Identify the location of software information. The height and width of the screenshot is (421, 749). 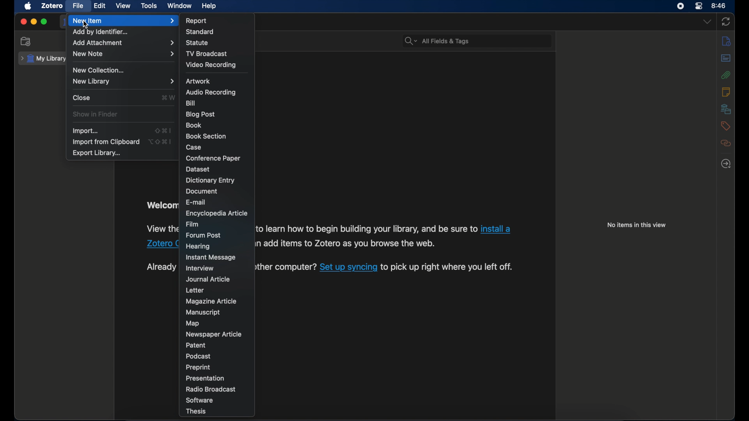
(286, 268).